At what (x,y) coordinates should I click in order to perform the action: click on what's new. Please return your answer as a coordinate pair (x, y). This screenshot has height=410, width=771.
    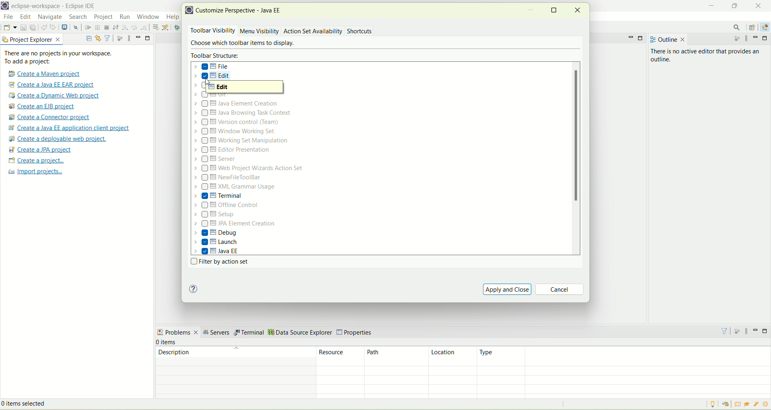
    Looking at the image, I should click on (766, 404).